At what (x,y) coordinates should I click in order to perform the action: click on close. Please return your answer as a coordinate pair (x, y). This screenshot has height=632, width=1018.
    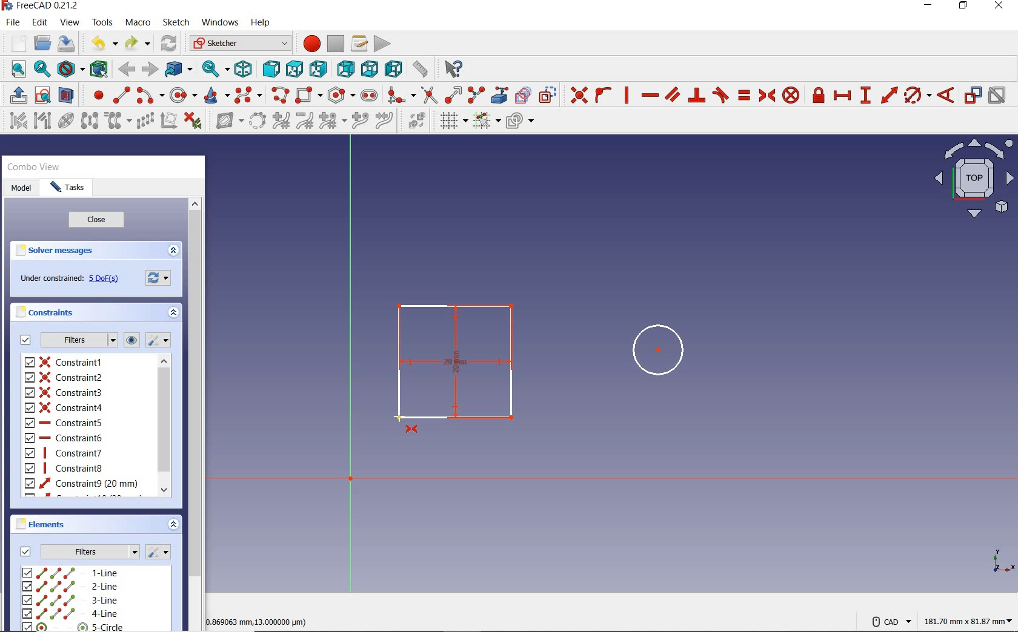
    Looking at the image, I should click on (102, 220).